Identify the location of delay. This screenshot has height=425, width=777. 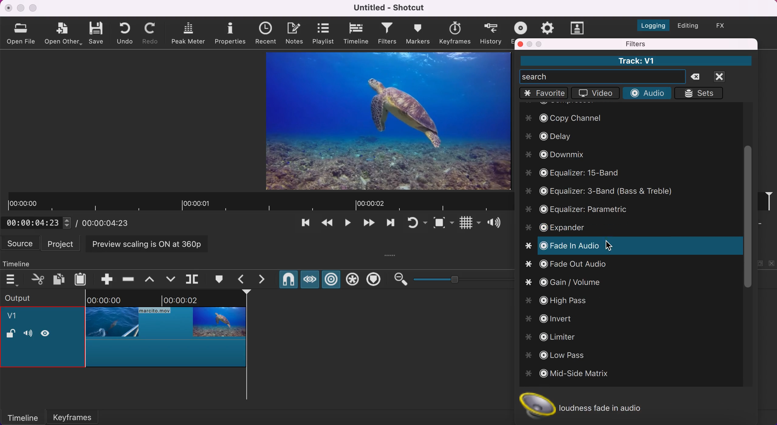
(549, 134).